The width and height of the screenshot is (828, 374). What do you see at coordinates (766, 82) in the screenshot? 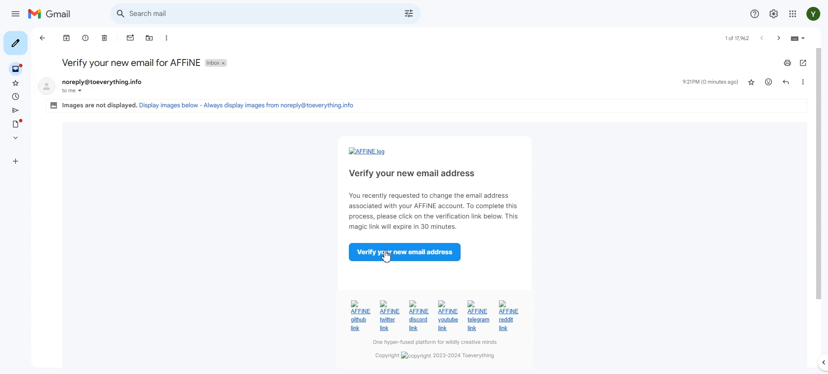
I see `Add reaction` at bounding box center [766, 82].